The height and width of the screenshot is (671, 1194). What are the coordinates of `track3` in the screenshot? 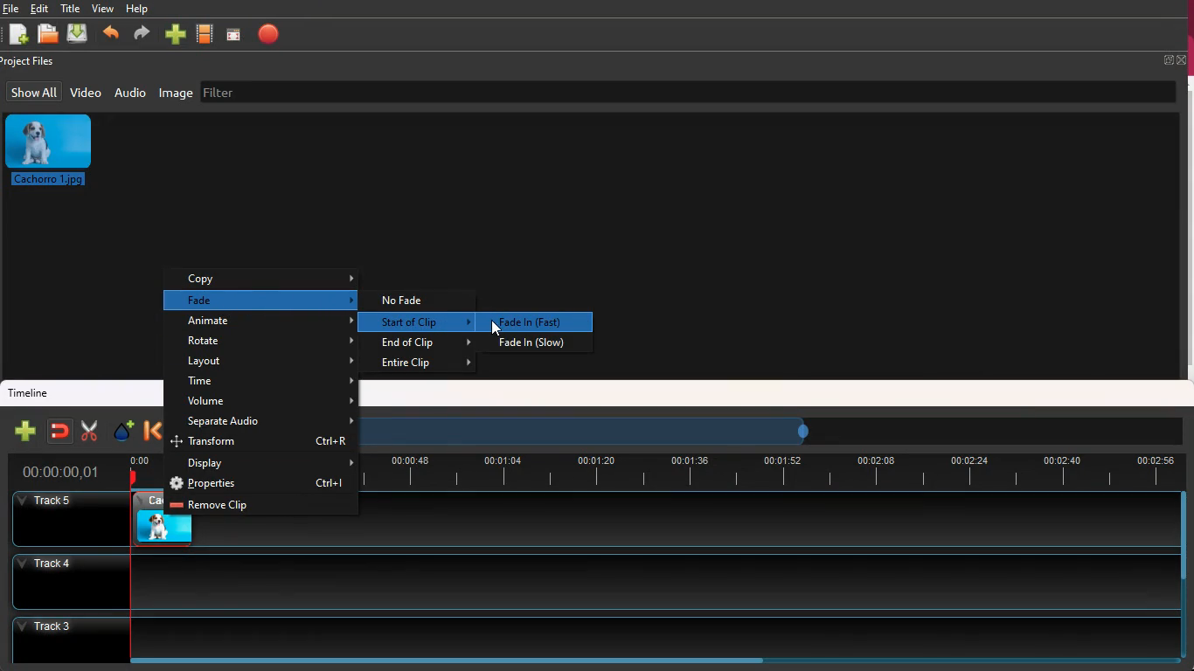 It's located at (591, 633).